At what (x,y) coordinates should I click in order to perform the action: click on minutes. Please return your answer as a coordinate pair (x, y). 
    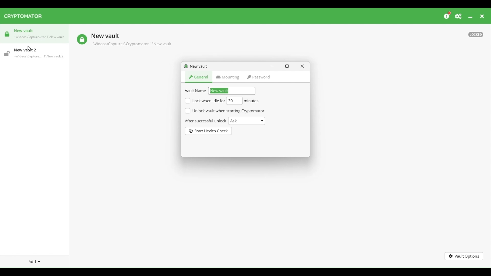
    Looking at the image, I should click on (252, 101).